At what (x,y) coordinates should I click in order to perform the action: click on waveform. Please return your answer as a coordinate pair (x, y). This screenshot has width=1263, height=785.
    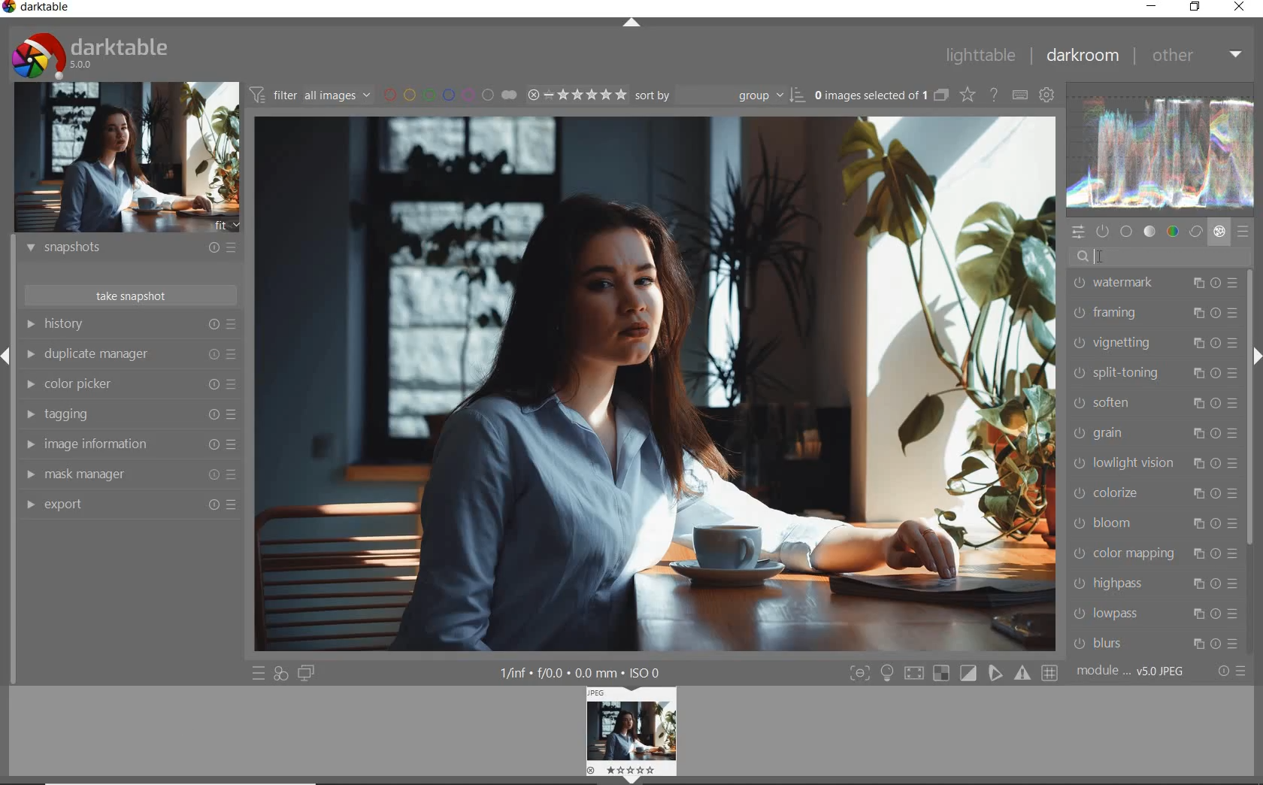
    Looking at the image, I should click on (1162, 153).